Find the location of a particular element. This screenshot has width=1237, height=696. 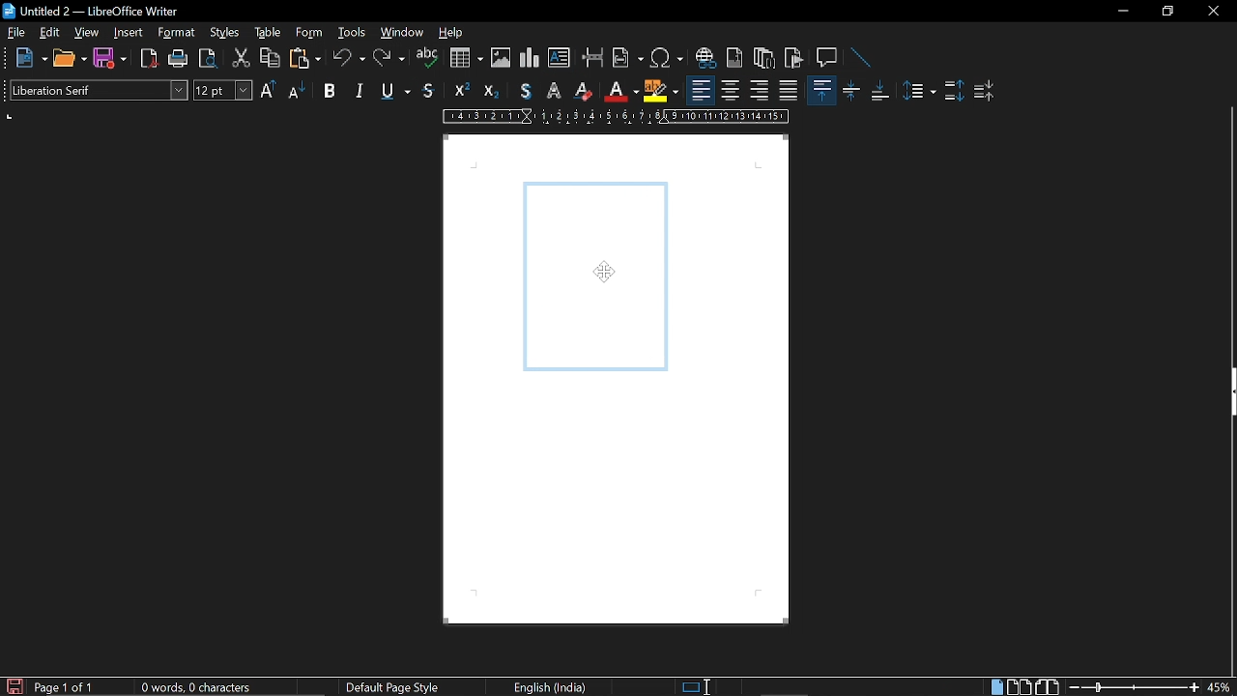

insert chart is located at coordinates (467, 58).